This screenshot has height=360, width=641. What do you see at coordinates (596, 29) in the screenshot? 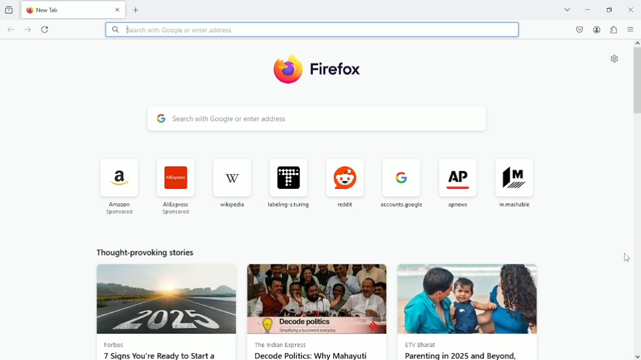
I see `account` at bounding box center [596, 29].